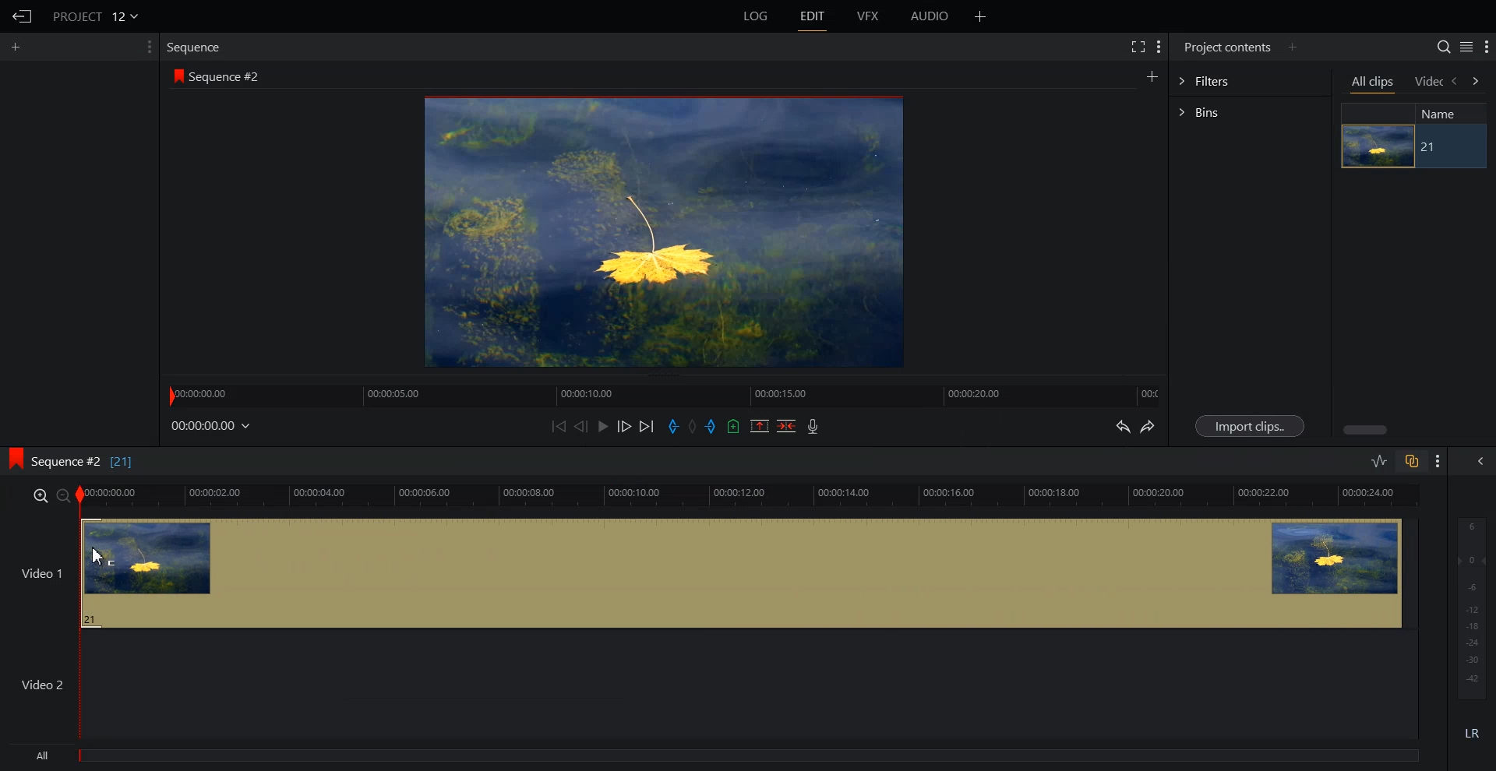 The height and width of the screenshot is (771, 1496). What do you see at coordinates (1367, 428) in the screenshot?
I see `scroll bar` at bounding box center [1367, 428].